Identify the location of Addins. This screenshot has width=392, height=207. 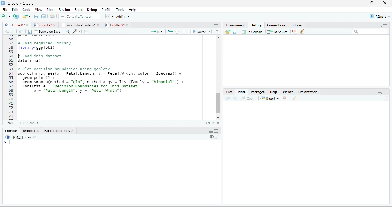
(123, 17).